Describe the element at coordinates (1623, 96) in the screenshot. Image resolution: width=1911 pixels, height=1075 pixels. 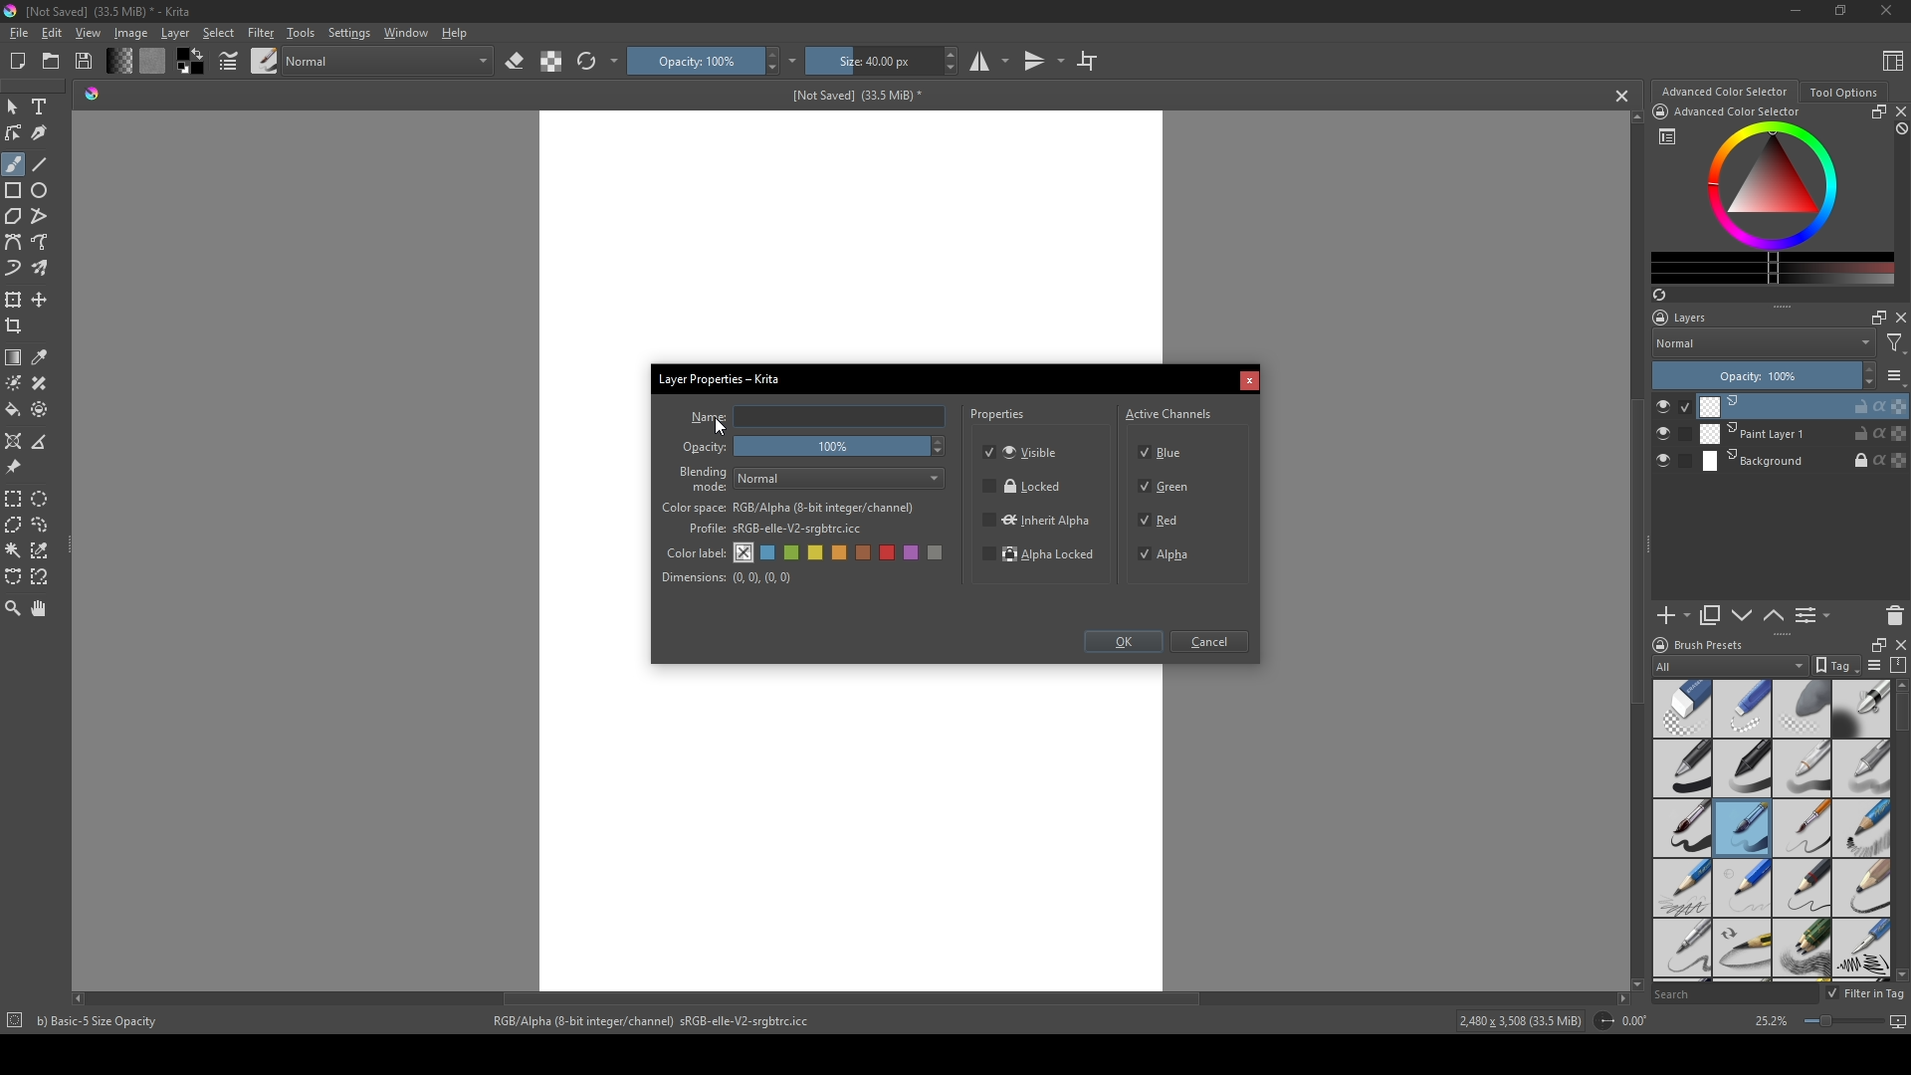
I see `cancel` at that location.